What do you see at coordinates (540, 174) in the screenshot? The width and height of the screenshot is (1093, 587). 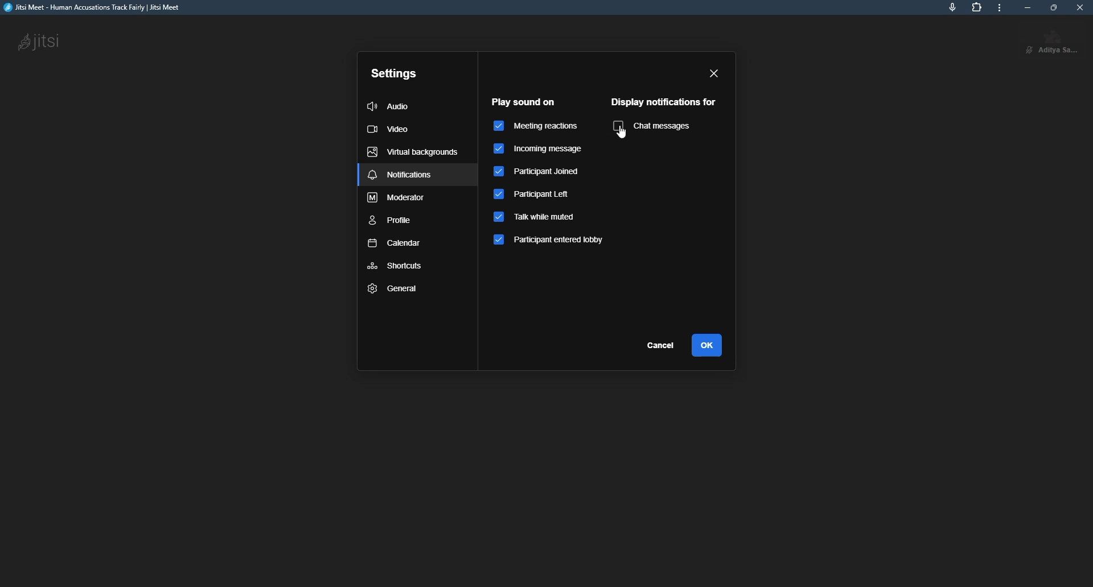 I see `participant joined` at bounding box center [540, 174].